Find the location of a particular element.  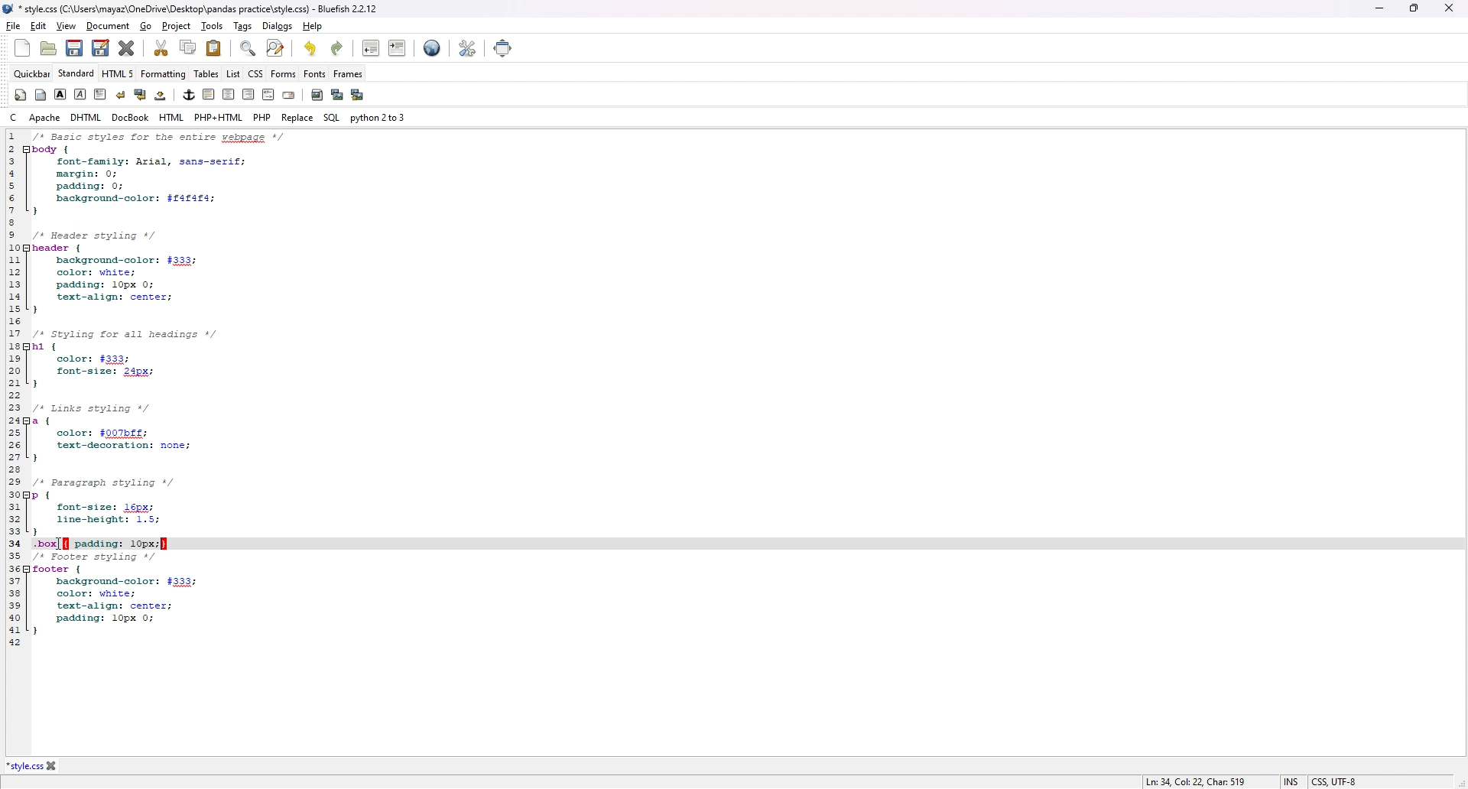

*style.css is located at coordinates (24, 766).